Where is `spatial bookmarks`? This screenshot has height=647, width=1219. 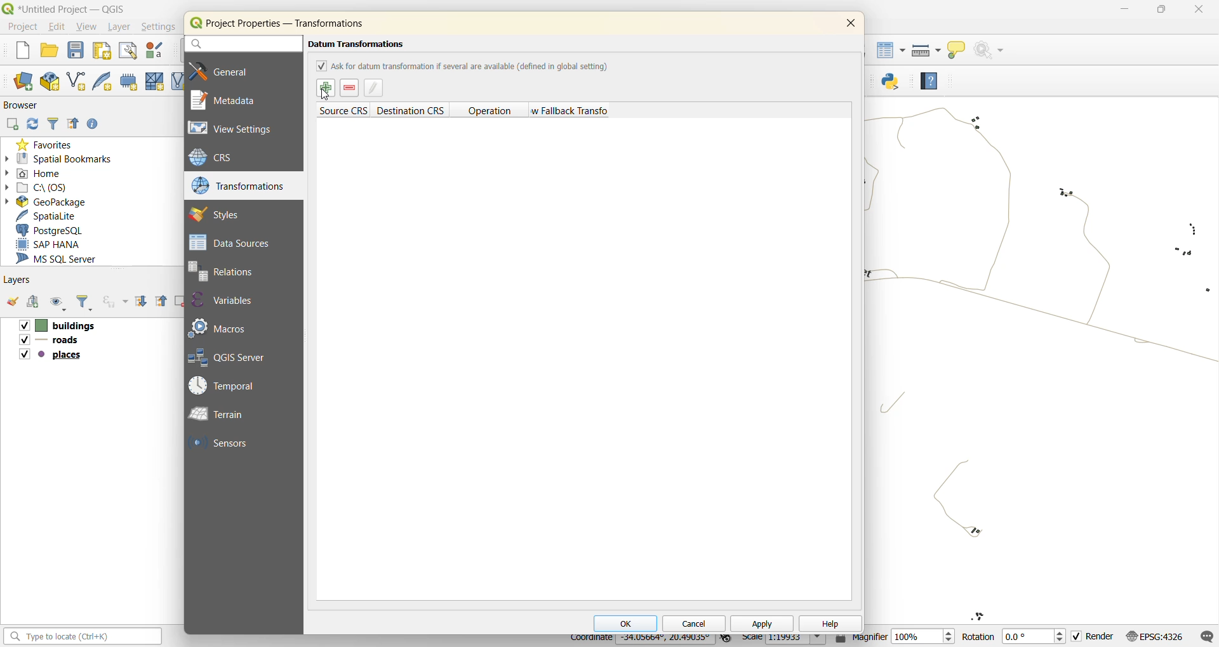 spatial bookmarks is located at coordinates (60, 158).